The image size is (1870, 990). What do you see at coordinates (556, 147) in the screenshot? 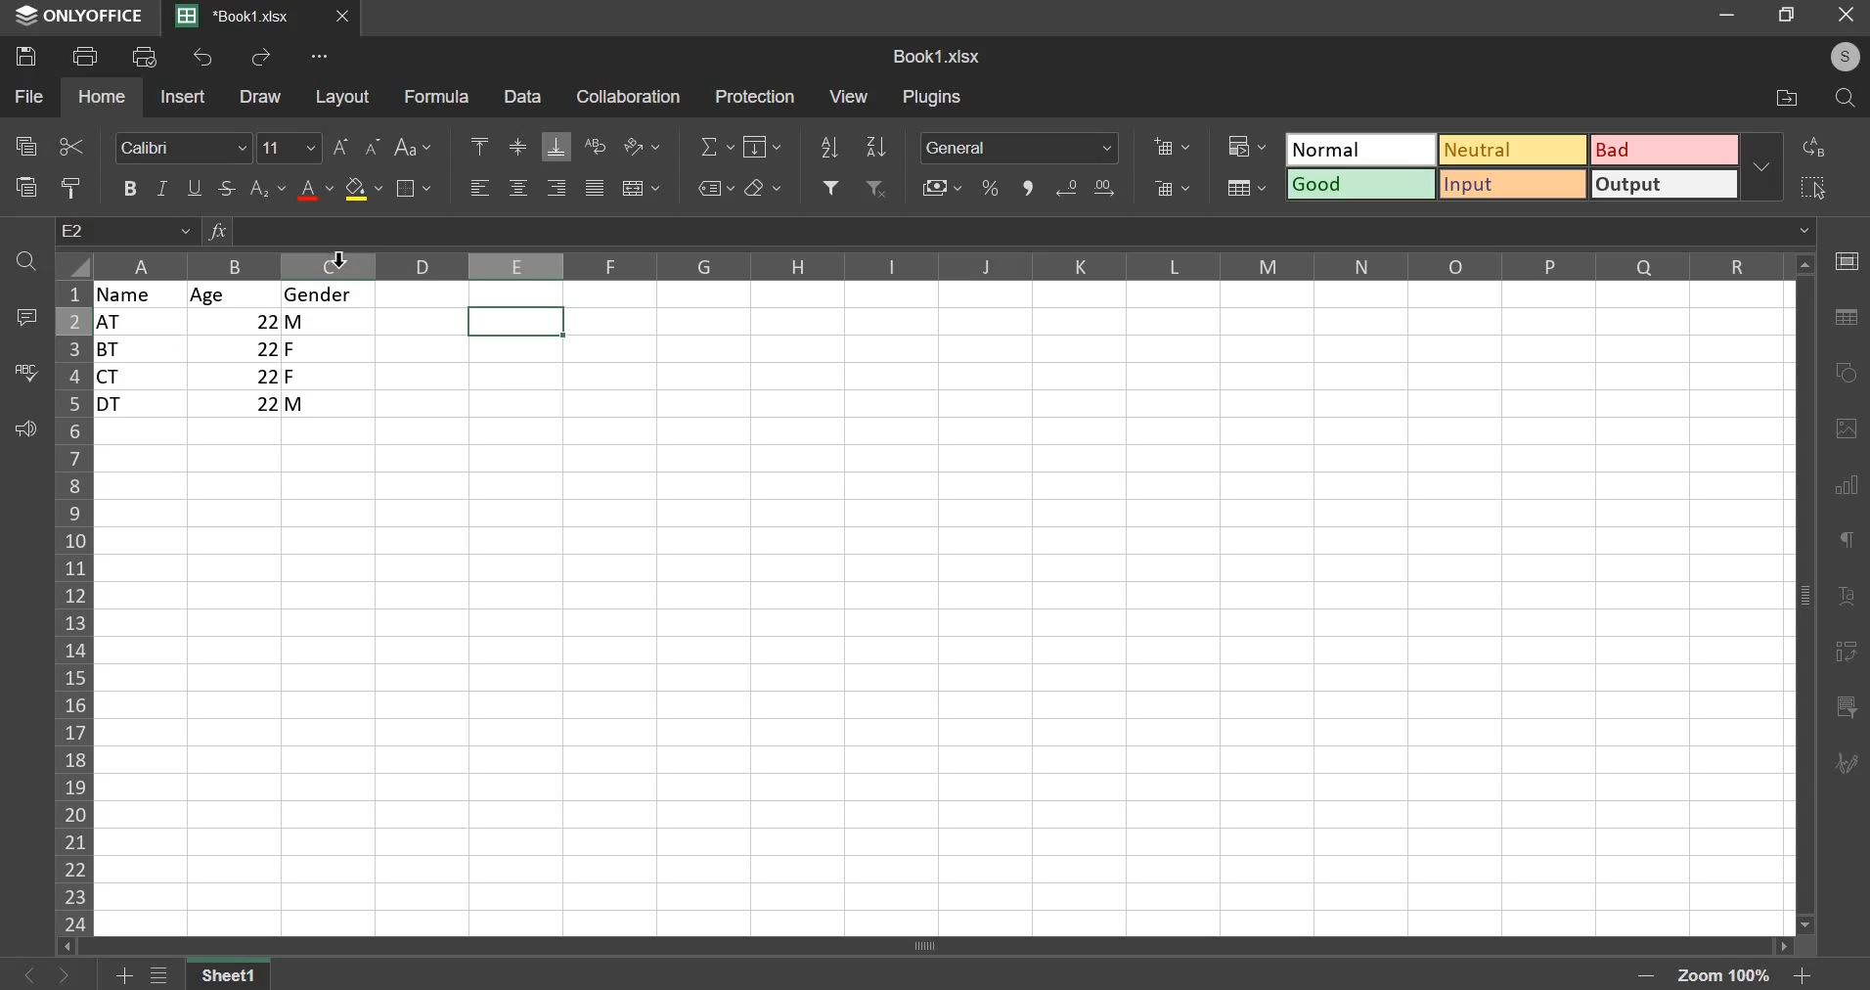
I see `align bottom` at bounding box center [556, 147].